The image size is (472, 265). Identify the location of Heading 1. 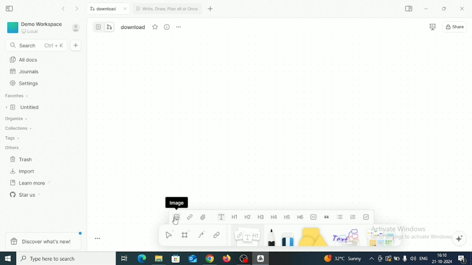
(235, 218).